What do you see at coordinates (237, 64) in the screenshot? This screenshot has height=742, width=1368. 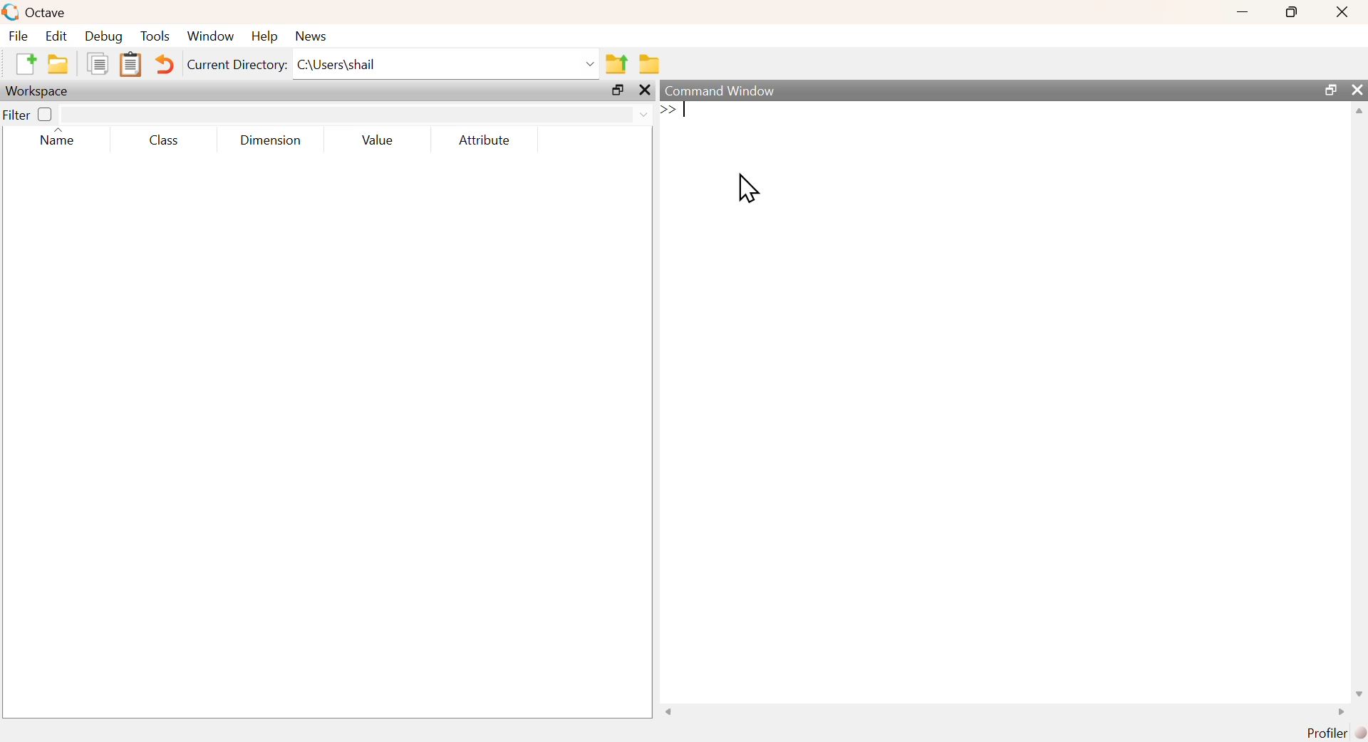 I see `Current Directory:` at bounding box center [237, 64].